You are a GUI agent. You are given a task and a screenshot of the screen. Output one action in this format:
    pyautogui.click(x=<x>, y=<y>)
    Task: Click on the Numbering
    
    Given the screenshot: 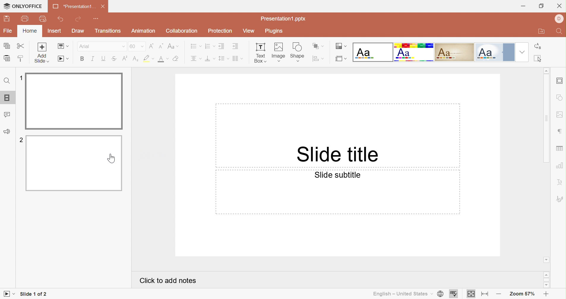 What is the action you would take?
    pyautogui.click(x=210, y=47)
    